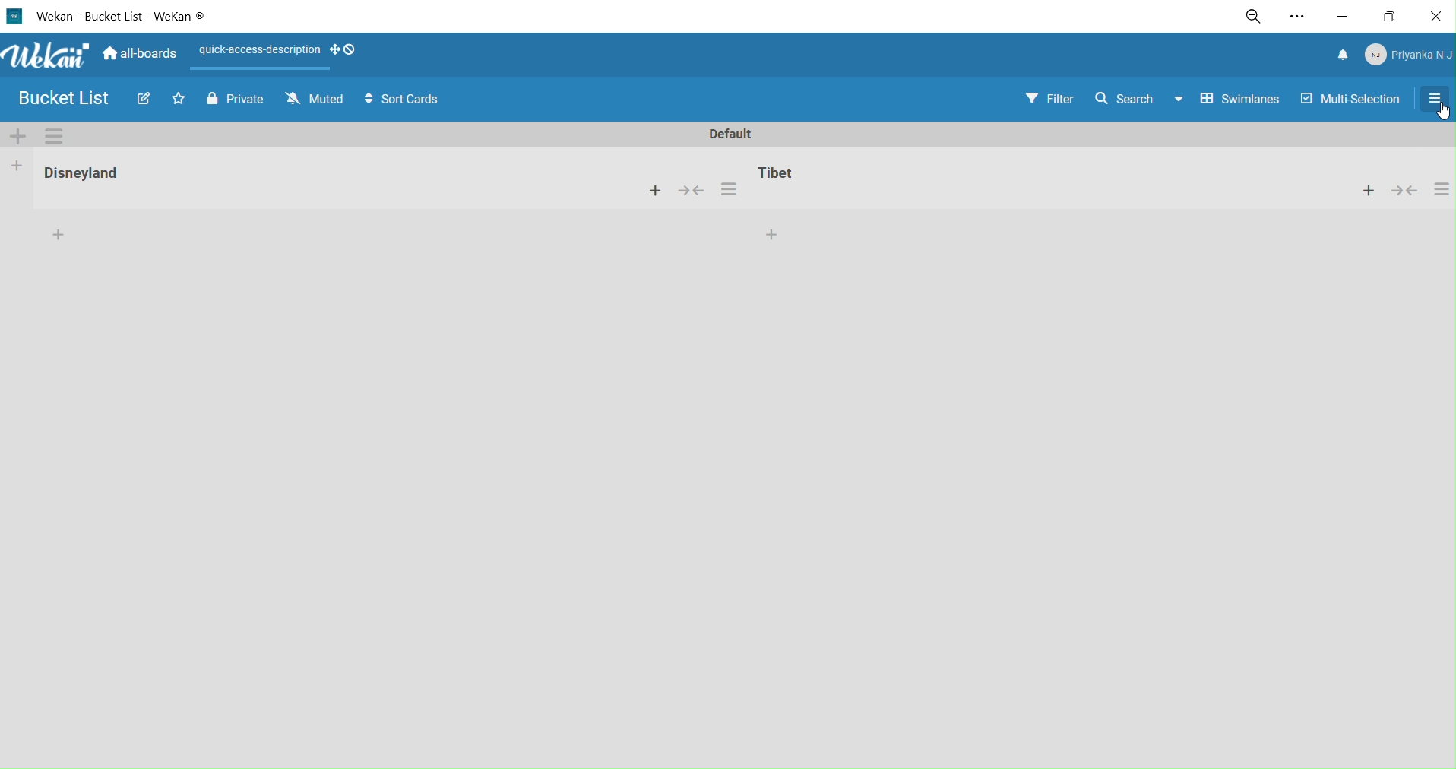 This screenshot has height=769, width=1456. What do you see at coordinates (394, 100) in the screenshot?
I see `sort cards` at bounding box center [394, 100].